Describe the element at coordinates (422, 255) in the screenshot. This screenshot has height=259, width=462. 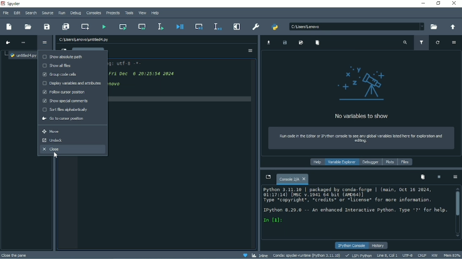
I see `CRLF` at that location.